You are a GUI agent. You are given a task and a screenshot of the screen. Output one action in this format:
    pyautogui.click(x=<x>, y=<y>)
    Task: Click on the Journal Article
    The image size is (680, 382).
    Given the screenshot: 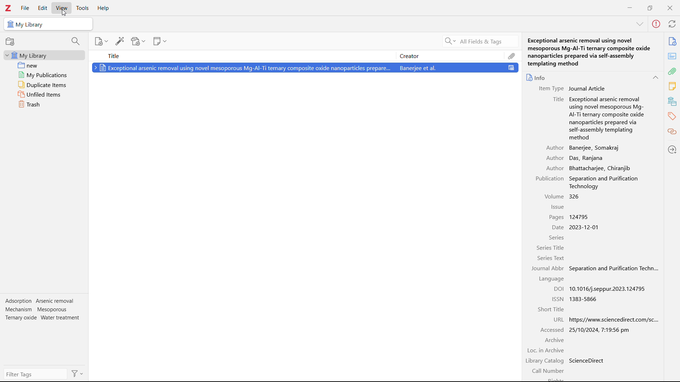 What is the action you would take?
    pyautogui.click(x=587, y=88)
    